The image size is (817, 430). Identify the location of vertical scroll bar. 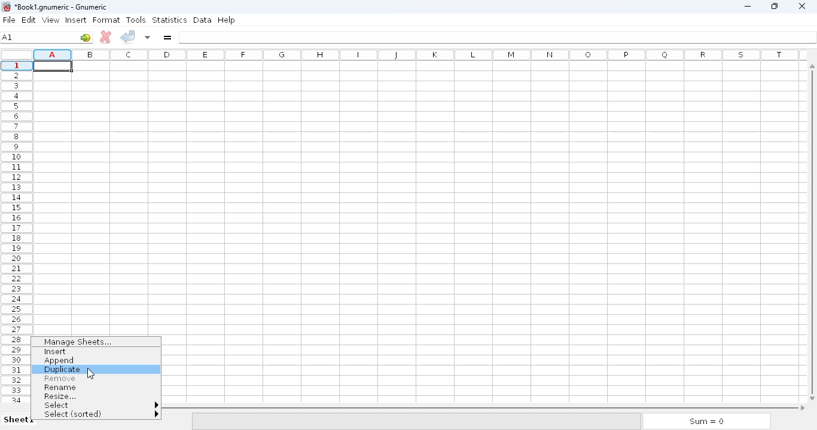
(810, 229).